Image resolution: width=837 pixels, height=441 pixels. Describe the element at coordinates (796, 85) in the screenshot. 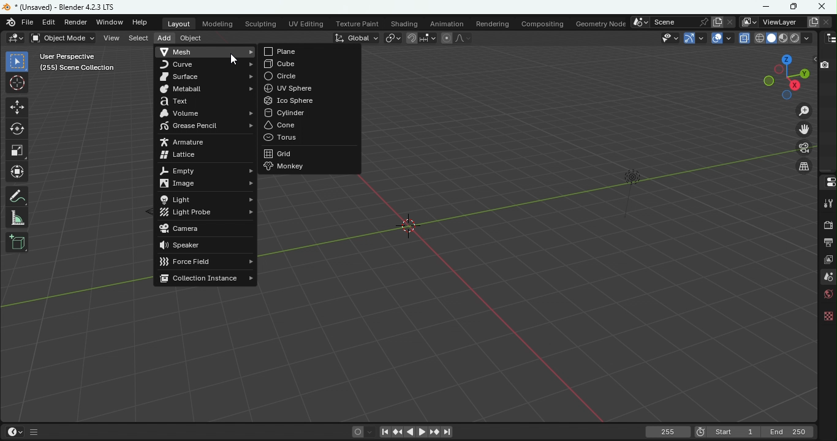

I see `Rotate the scene` at that location.